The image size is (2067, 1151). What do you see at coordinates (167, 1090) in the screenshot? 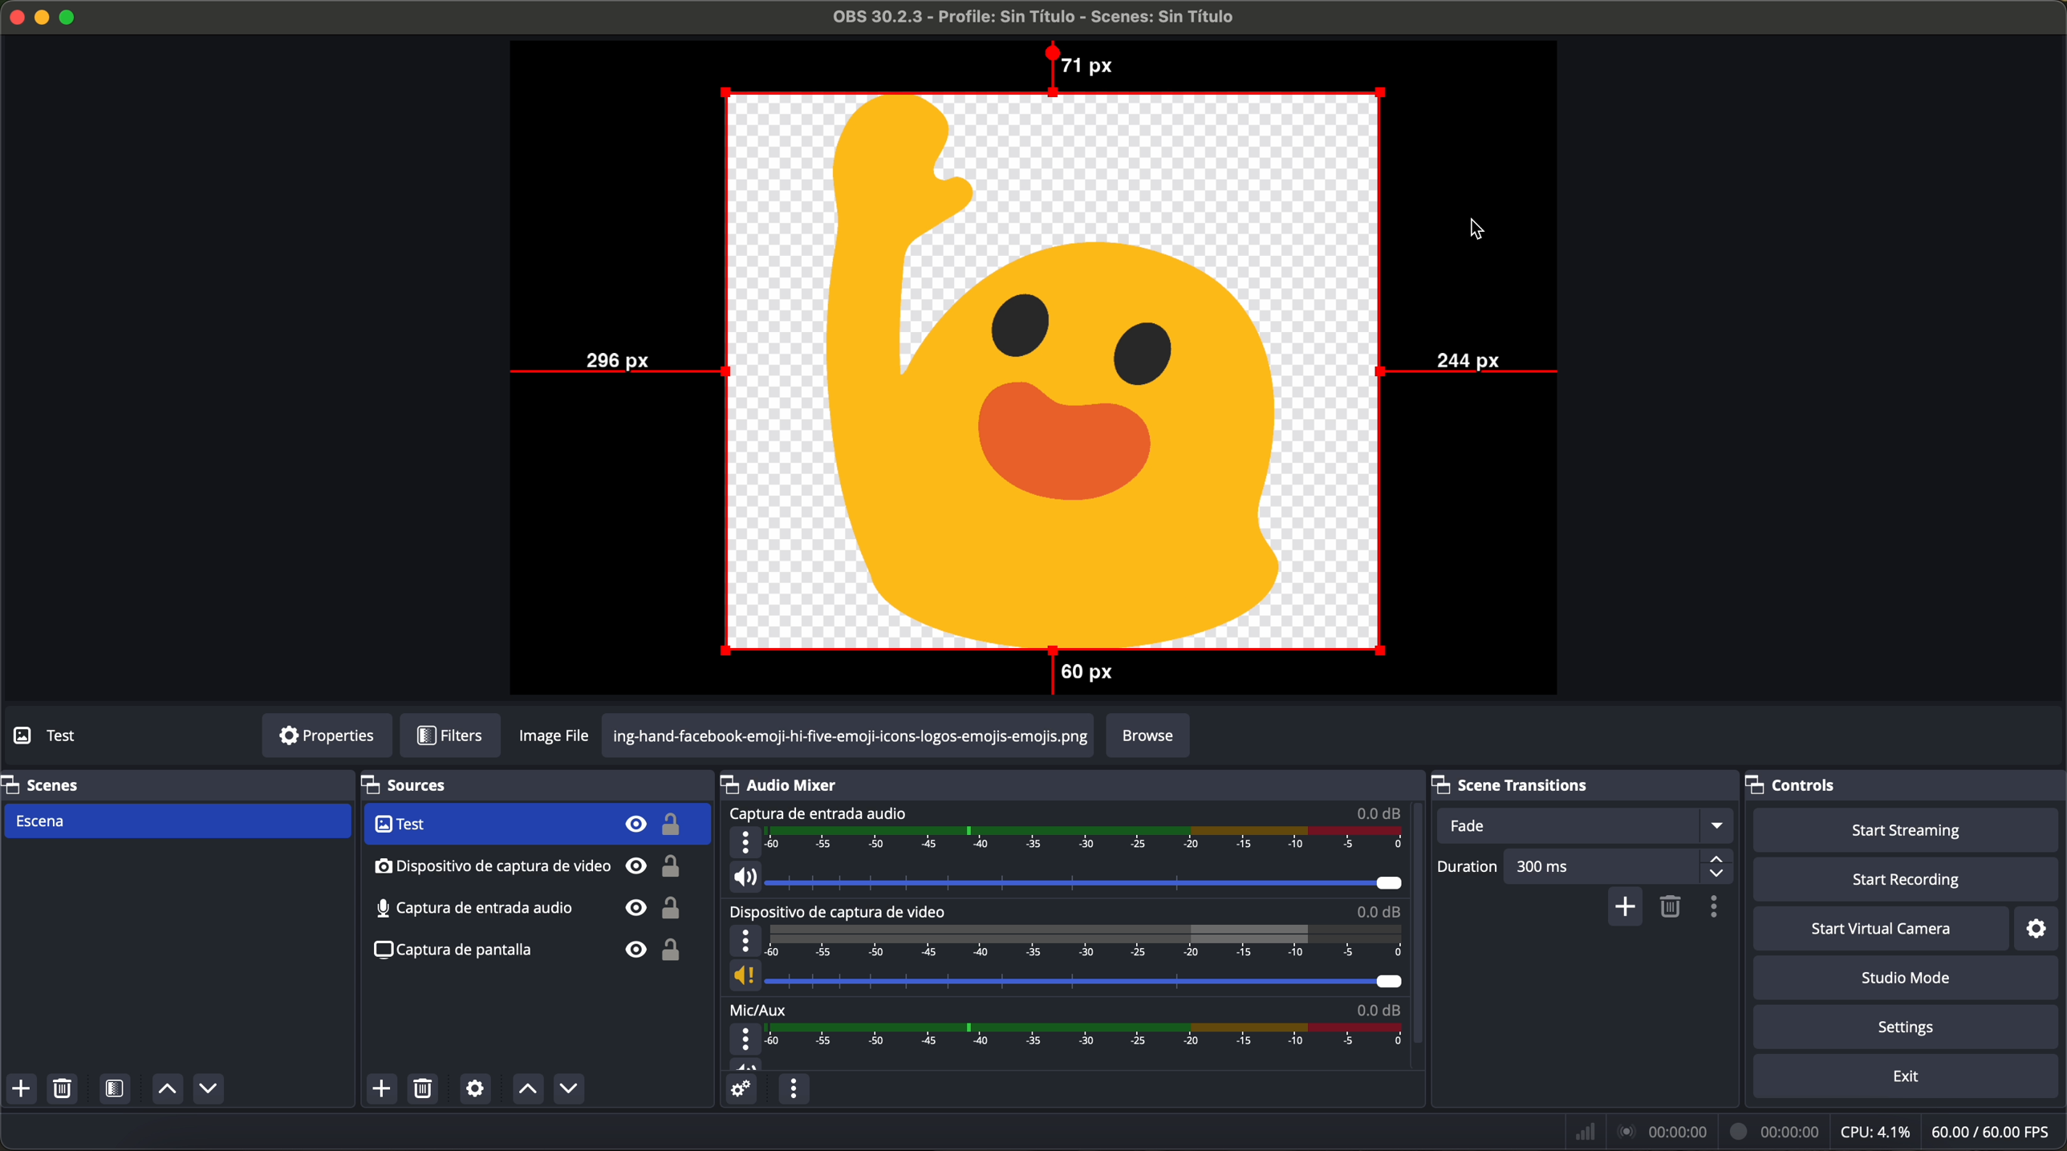
I see `move scene up` at bounding box center [167, 1090].